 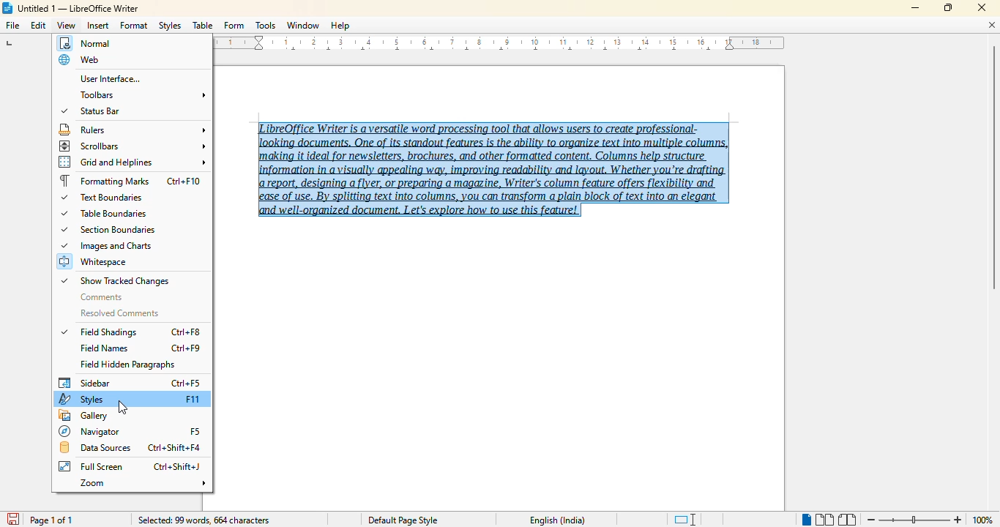 I want to click on ruler, so click(x=501, y=44).